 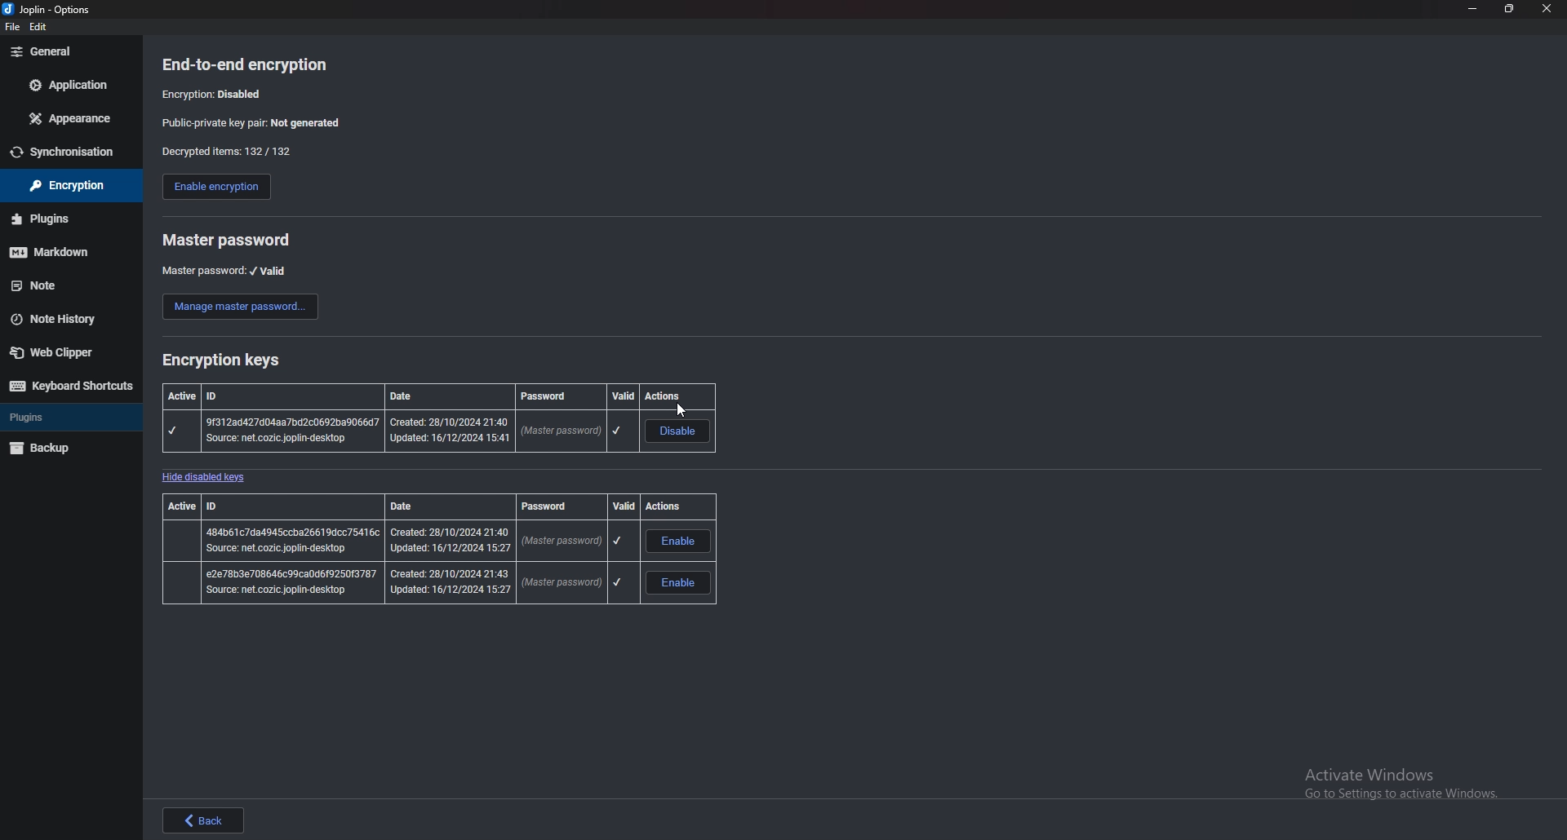 What do you see at coordinates (206, 819) in the screenshot?
I see `back` at bounding box center [206, 819].